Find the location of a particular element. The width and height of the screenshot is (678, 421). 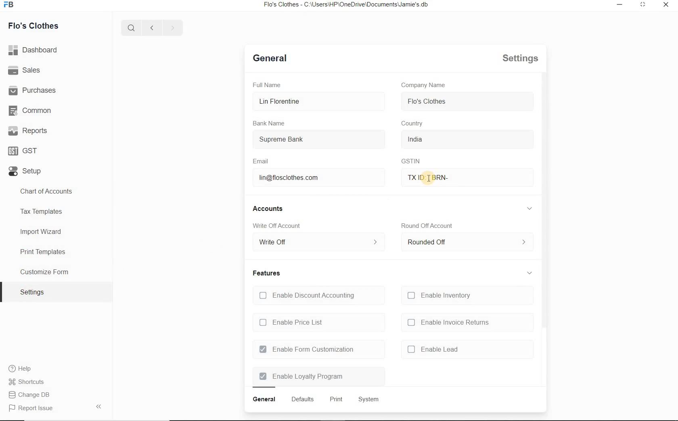

Sales is located at coordinates (26, 71).